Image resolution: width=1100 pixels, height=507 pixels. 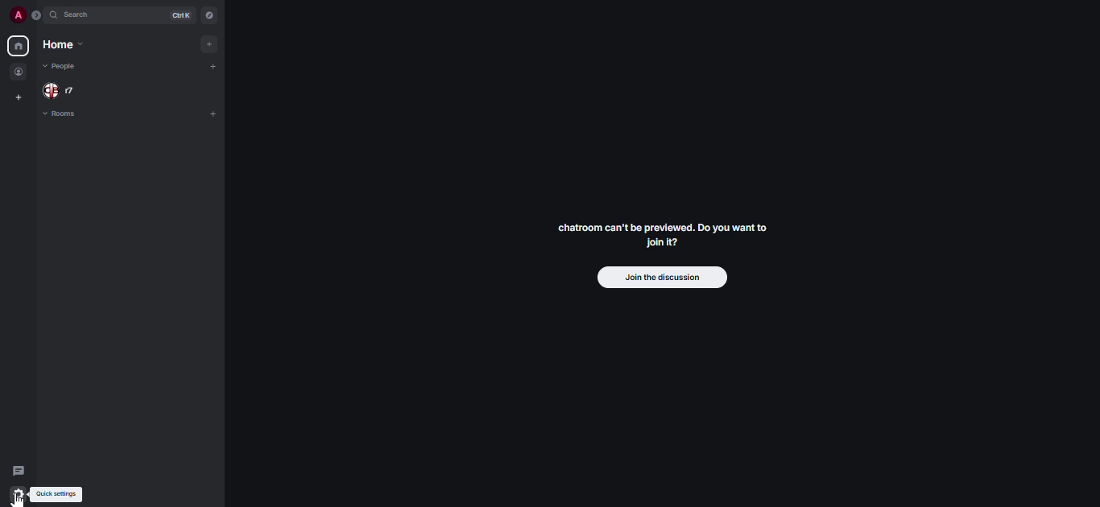 What do you see at coordinates (66, 116) in the screenshot?
I see `rooms` at bounding box center [66, 116].